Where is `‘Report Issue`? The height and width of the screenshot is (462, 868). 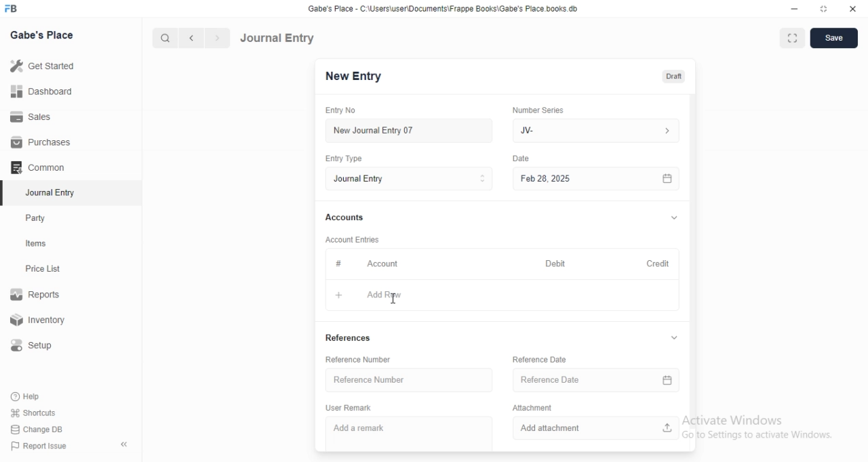
‘Report Issue is located at coordinates (37, 446).